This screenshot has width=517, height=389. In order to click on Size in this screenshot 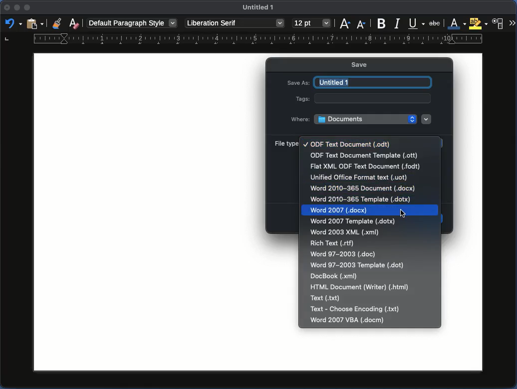, I will do `click(311, 23)`.